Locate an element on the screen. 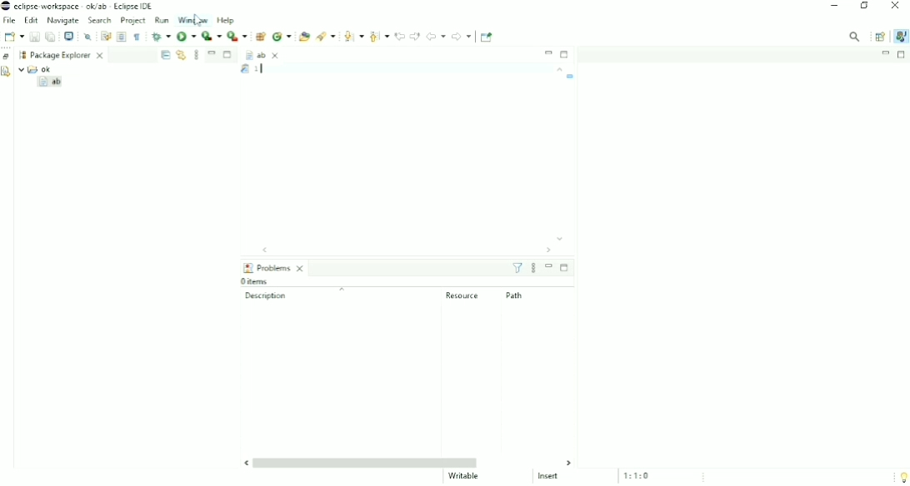 The image size is (910, 486). Restore down is located at coordinates (866, 7).